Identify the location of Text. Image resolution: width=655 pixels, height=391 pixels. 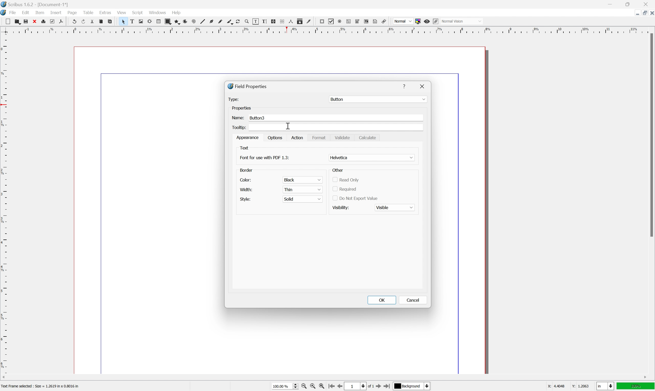
(244, 148).